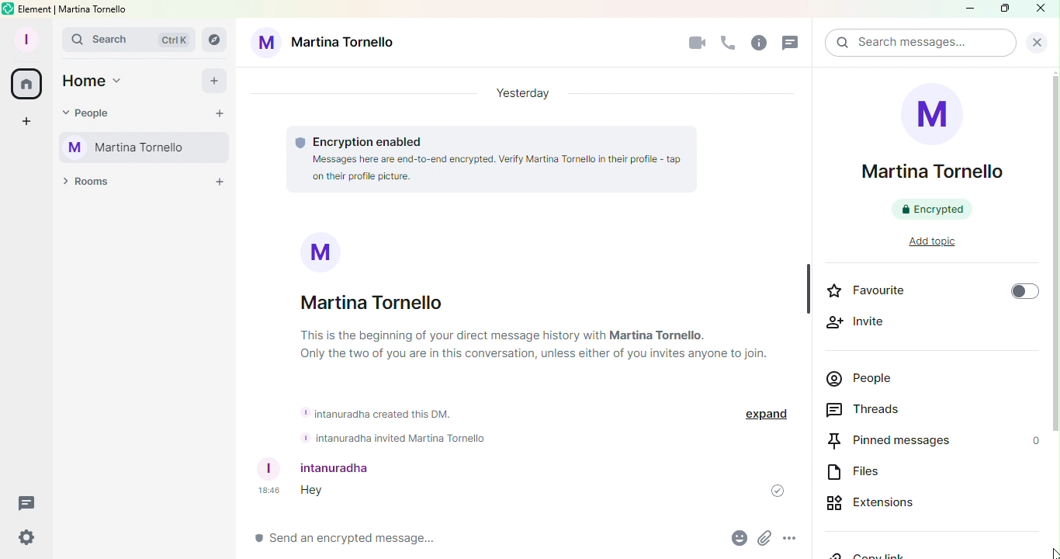  What do you see at coordinates (140, 145) in the screenshot?
I see `Martina Tornello` at bounding box center [140, 145].